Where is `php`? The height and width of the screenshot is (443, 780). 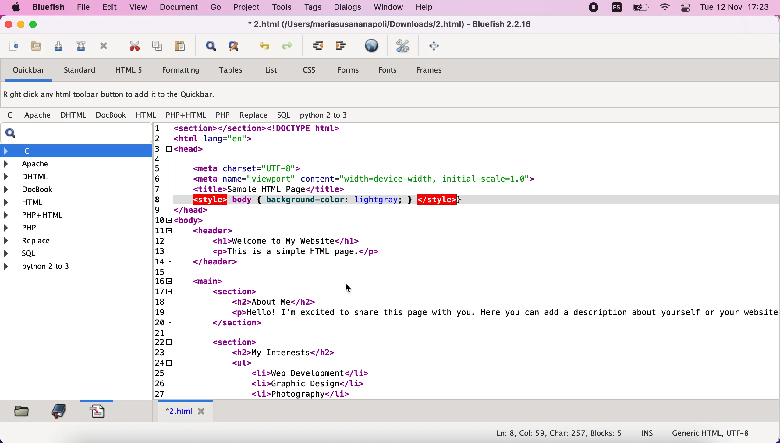 php is located at coordinates (72, 228).